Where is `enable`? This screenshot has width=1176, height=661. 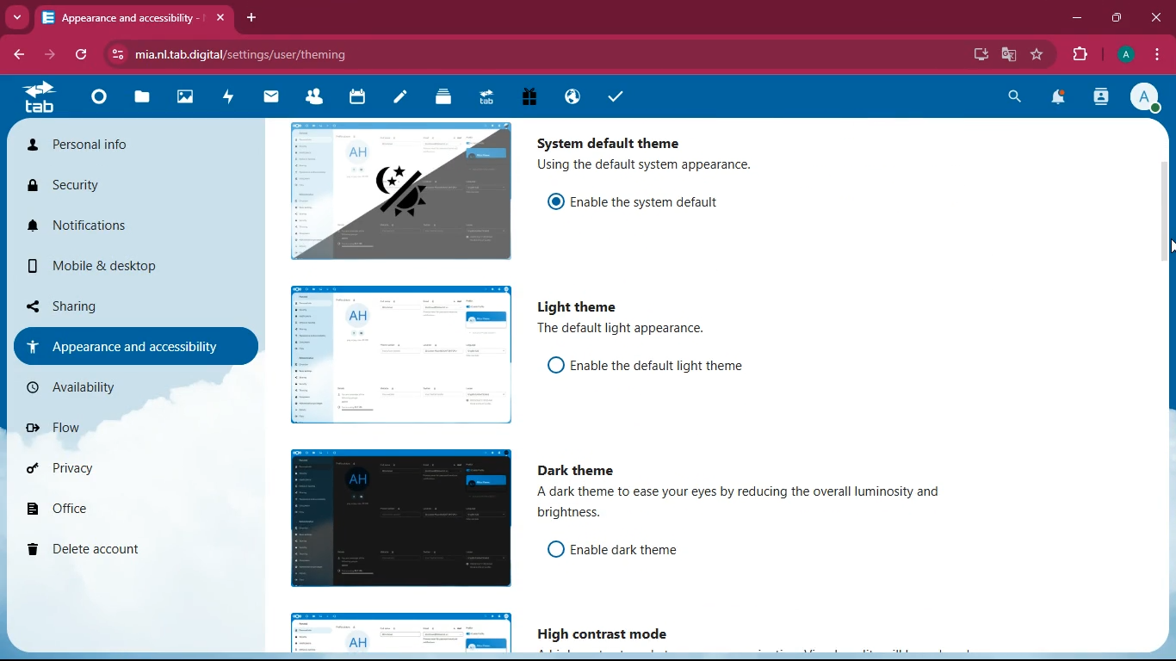 enable is located at coordinates (665, 367).